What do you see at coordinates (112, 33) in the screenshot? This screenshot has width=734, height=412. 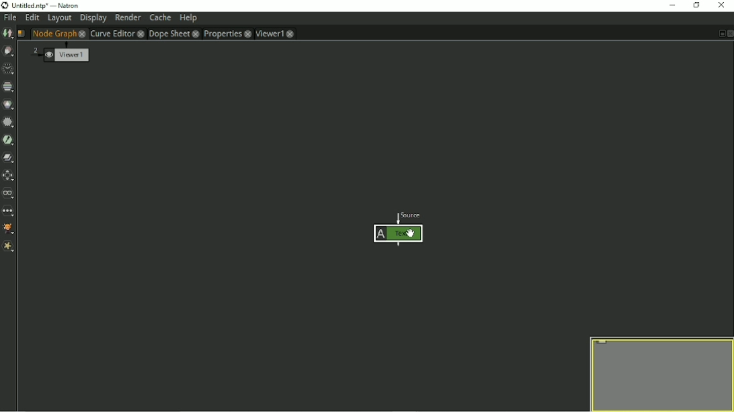 I see `Curve Editor` at bounding box center [112, 33].